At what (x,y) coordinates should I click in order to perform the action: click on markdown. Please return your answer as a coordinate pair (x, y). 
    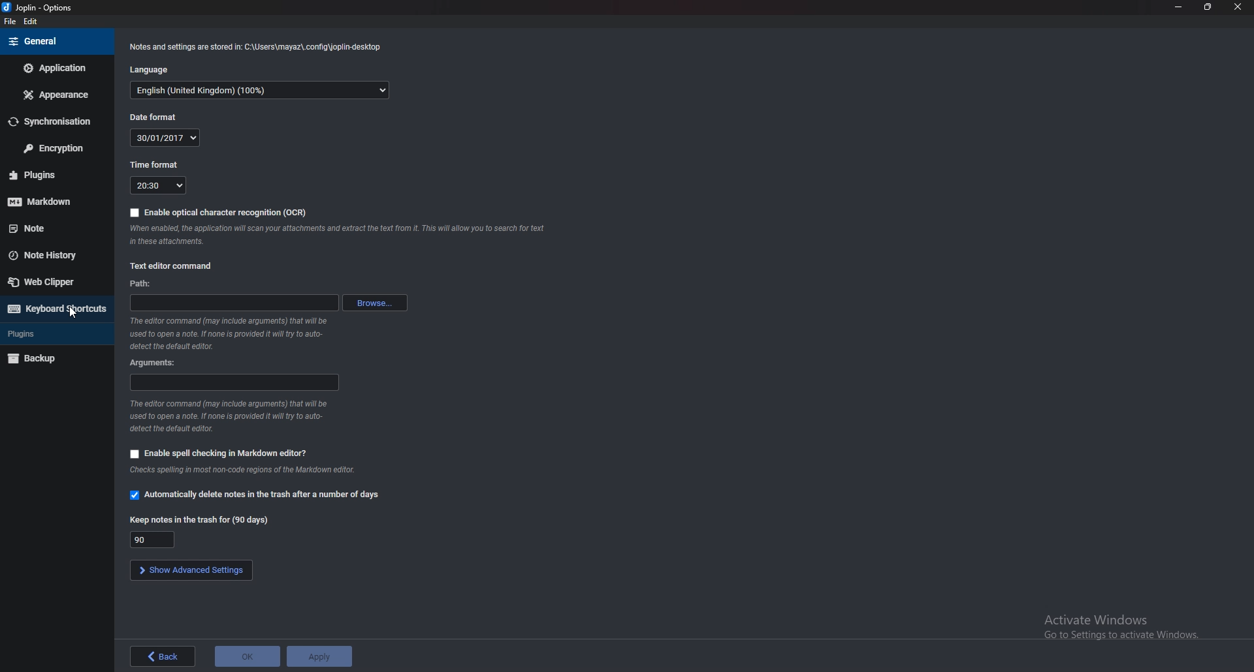
    Looking at the image, I should click on (51, 201).